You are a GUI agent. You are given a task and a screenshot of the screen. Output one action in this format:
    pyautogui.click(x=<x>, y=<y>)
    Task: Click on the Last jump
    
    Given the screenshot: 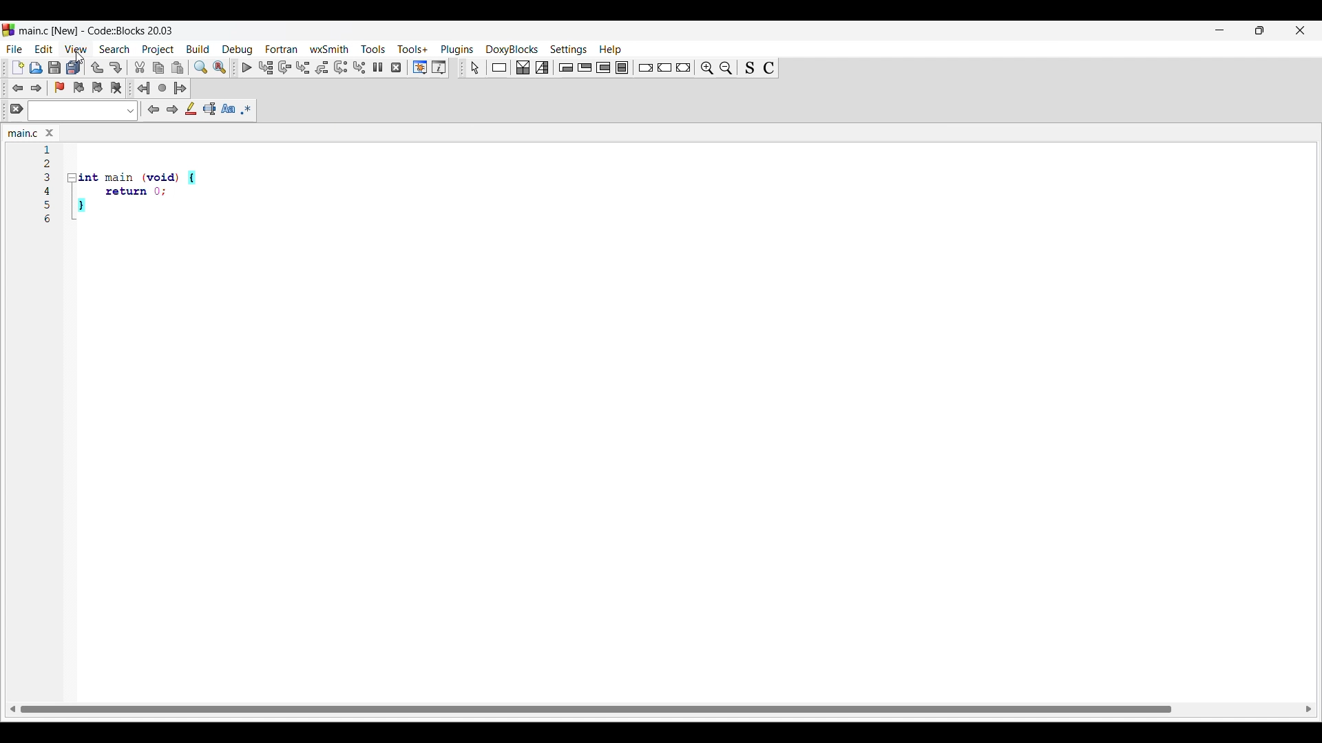 What is the action you would take?
    pyautogui.click(x=162, y=88)
    